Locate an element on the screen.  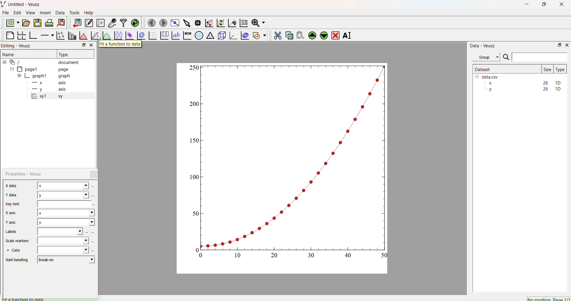
Zoom graph axes is located at coordinates (209, 23).